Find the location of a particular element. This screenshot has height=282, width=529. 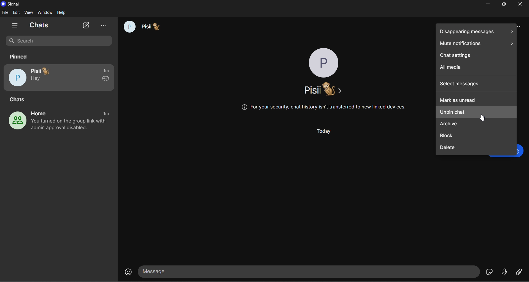

help is located at coordinates (62, 12).